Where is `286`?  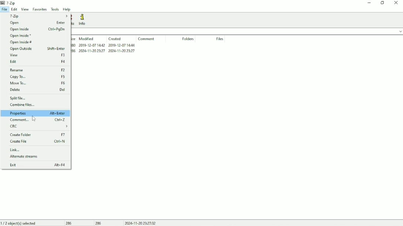 286 is located at coordinates (74, 51).